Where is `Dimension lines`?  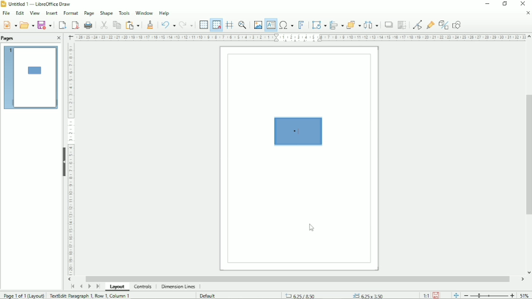
Dimension lines is located at coordinates (178, 286).